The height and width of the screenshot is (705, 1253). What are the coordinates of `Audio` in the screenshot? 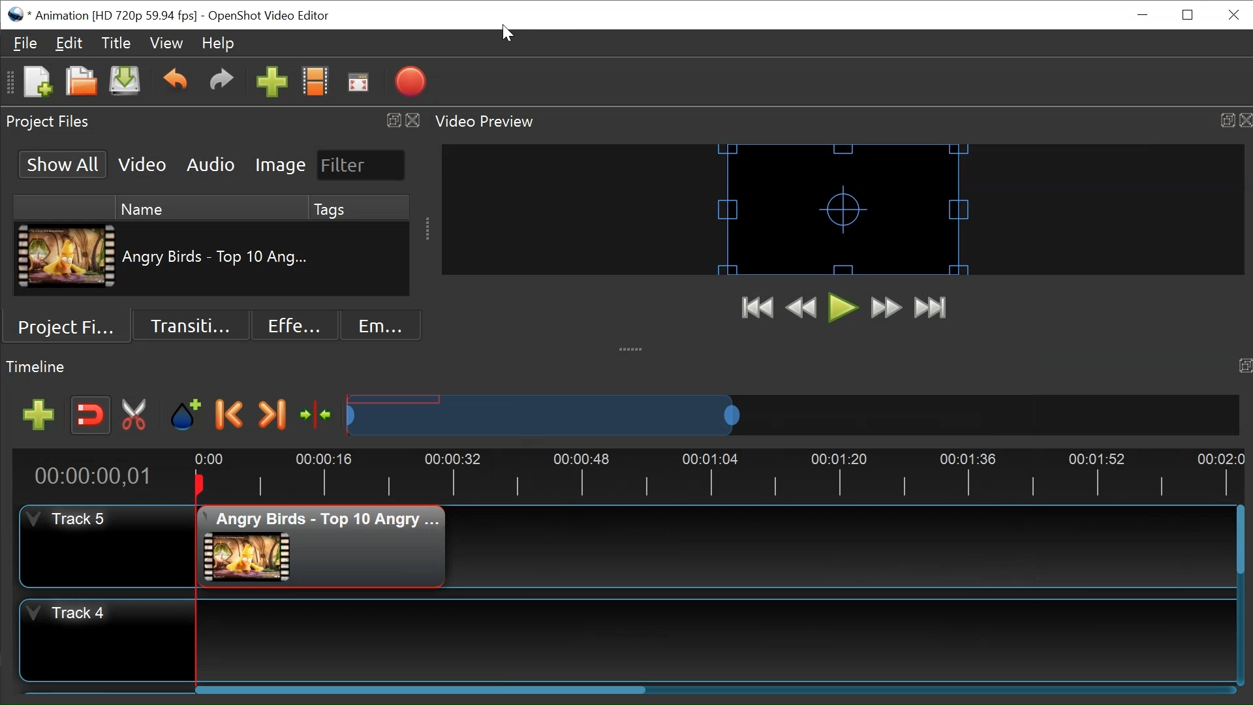 It's located at (209, 163).